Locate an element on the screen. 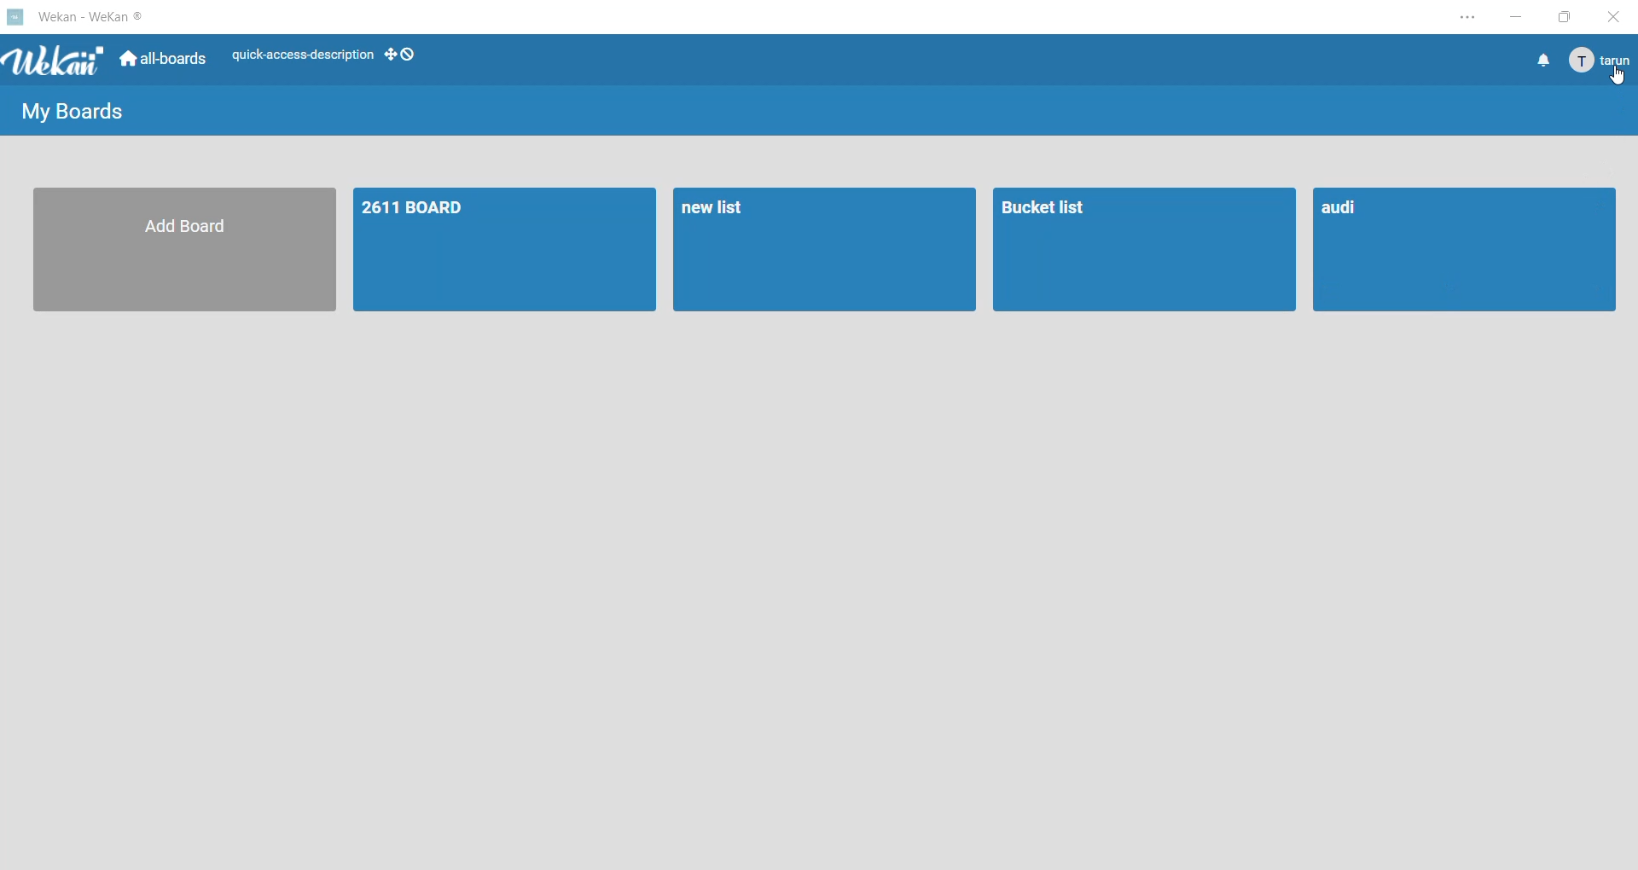  board 1- 2611 board is located at coordinates (509, 249).